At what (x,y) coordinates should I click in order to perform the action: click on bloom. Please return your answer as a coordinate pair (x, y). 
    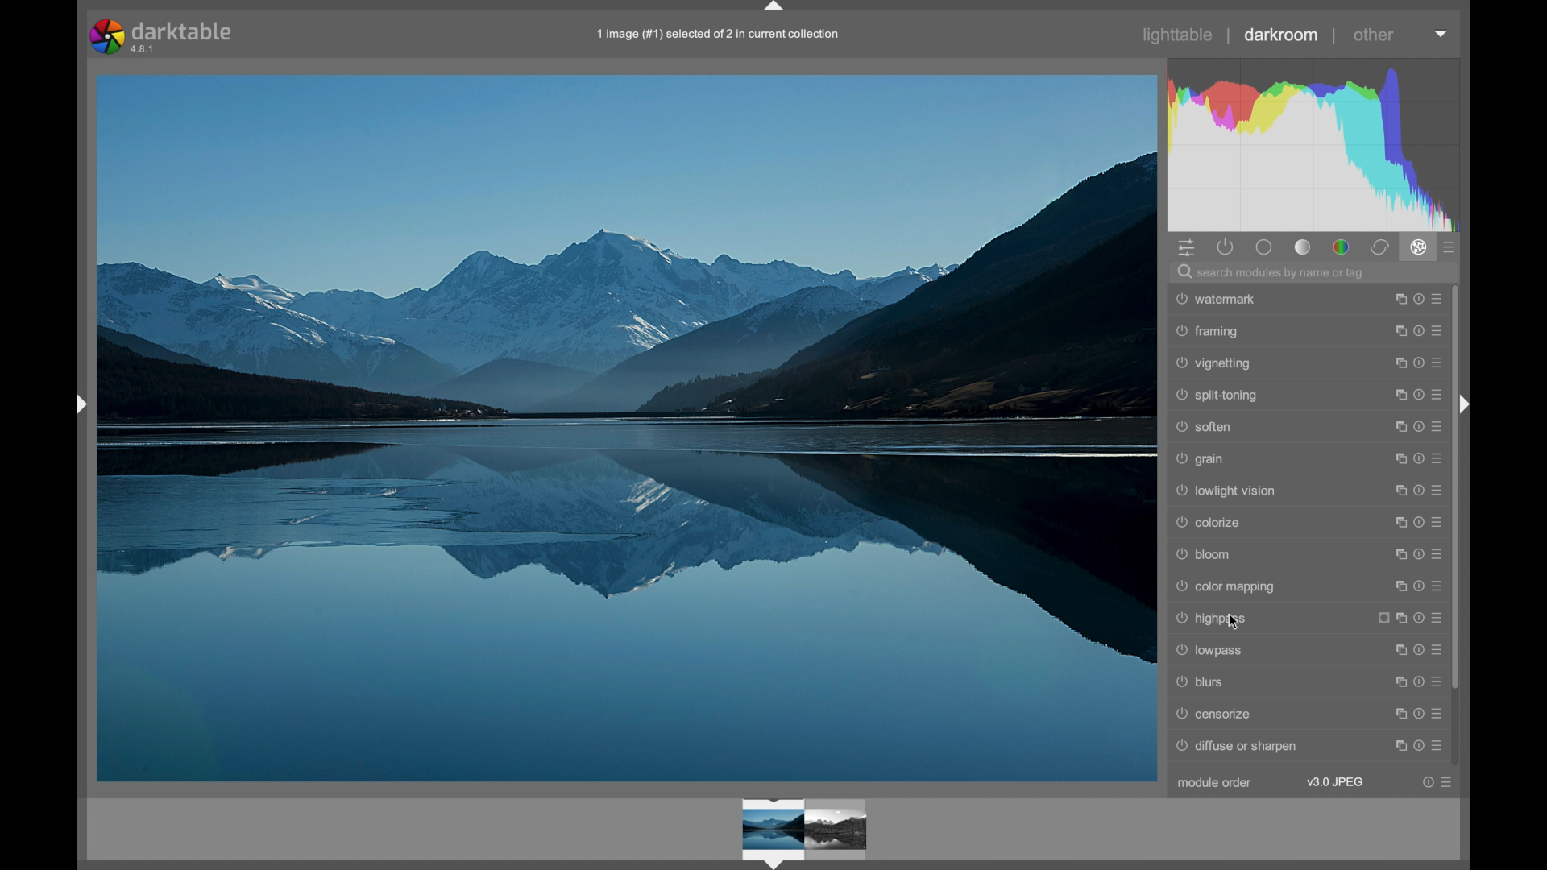
    Looking at the image, I should click on (1205, 554).